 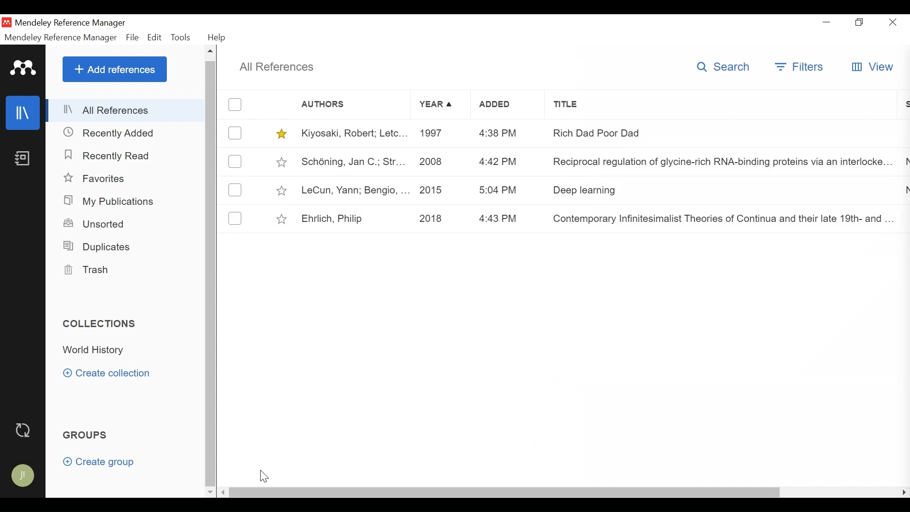 What do you see at coordinates (717, 135) in the screenshot?
I see `Rich Dad Poor Dad` at bounding box center [717, 135].